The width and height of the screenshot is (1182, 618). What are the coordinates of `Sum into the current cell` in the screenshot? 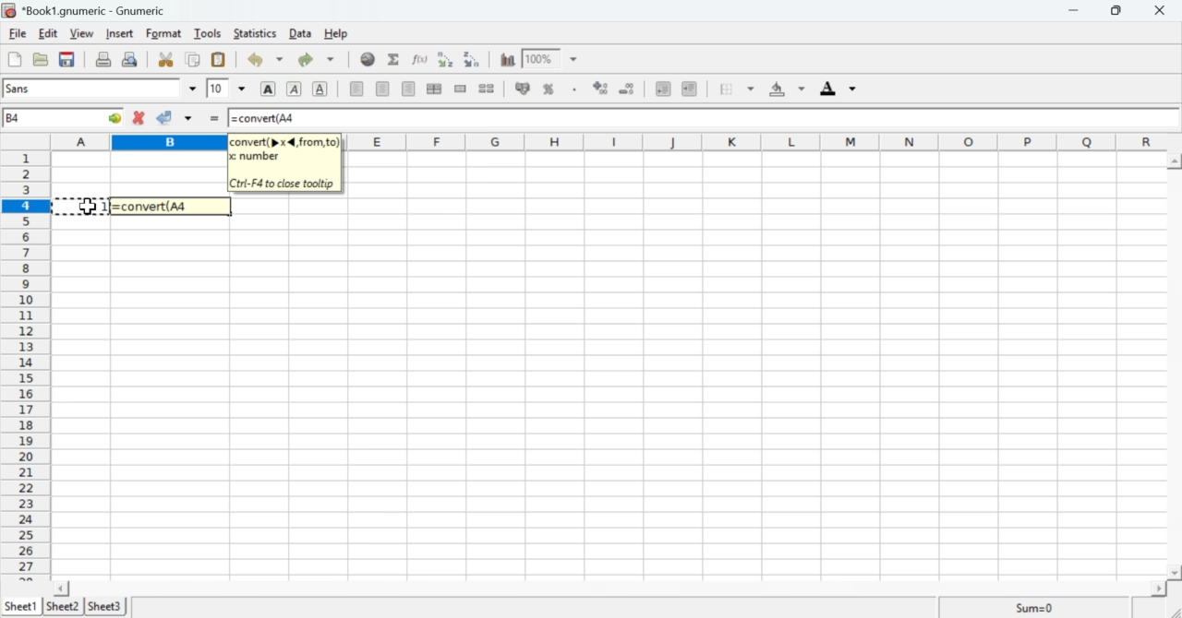 It's located at (396, 58).